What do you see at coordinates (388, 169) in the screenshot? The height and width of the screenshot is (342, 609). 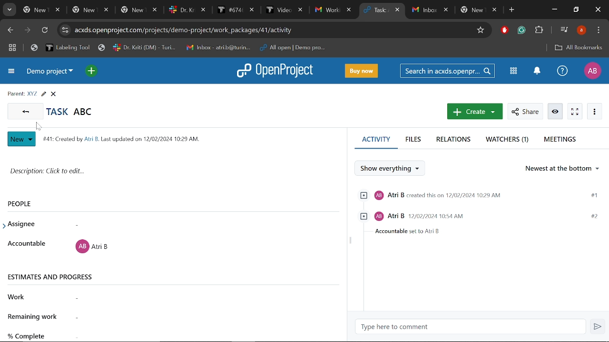 I see `Show everything` at bounding box center [388, 169].